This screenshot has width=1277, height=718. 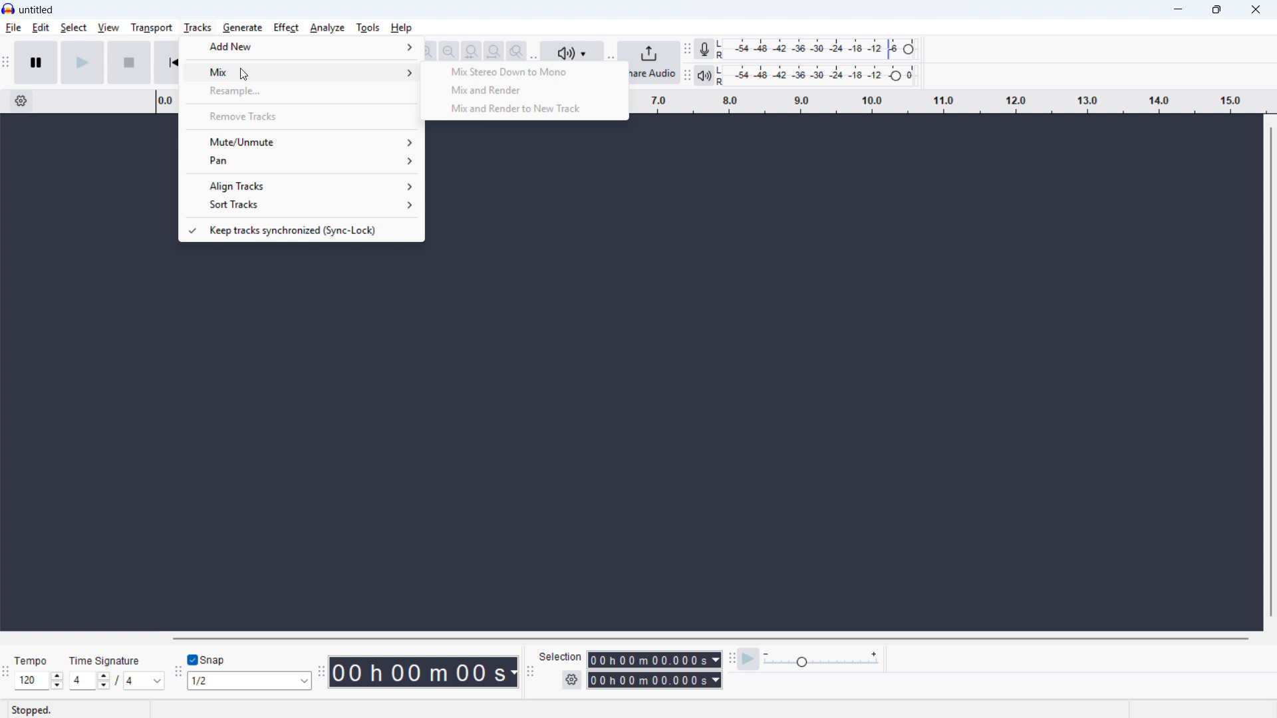 I want to click on time signature toolbar, so click(x=7, y=671).